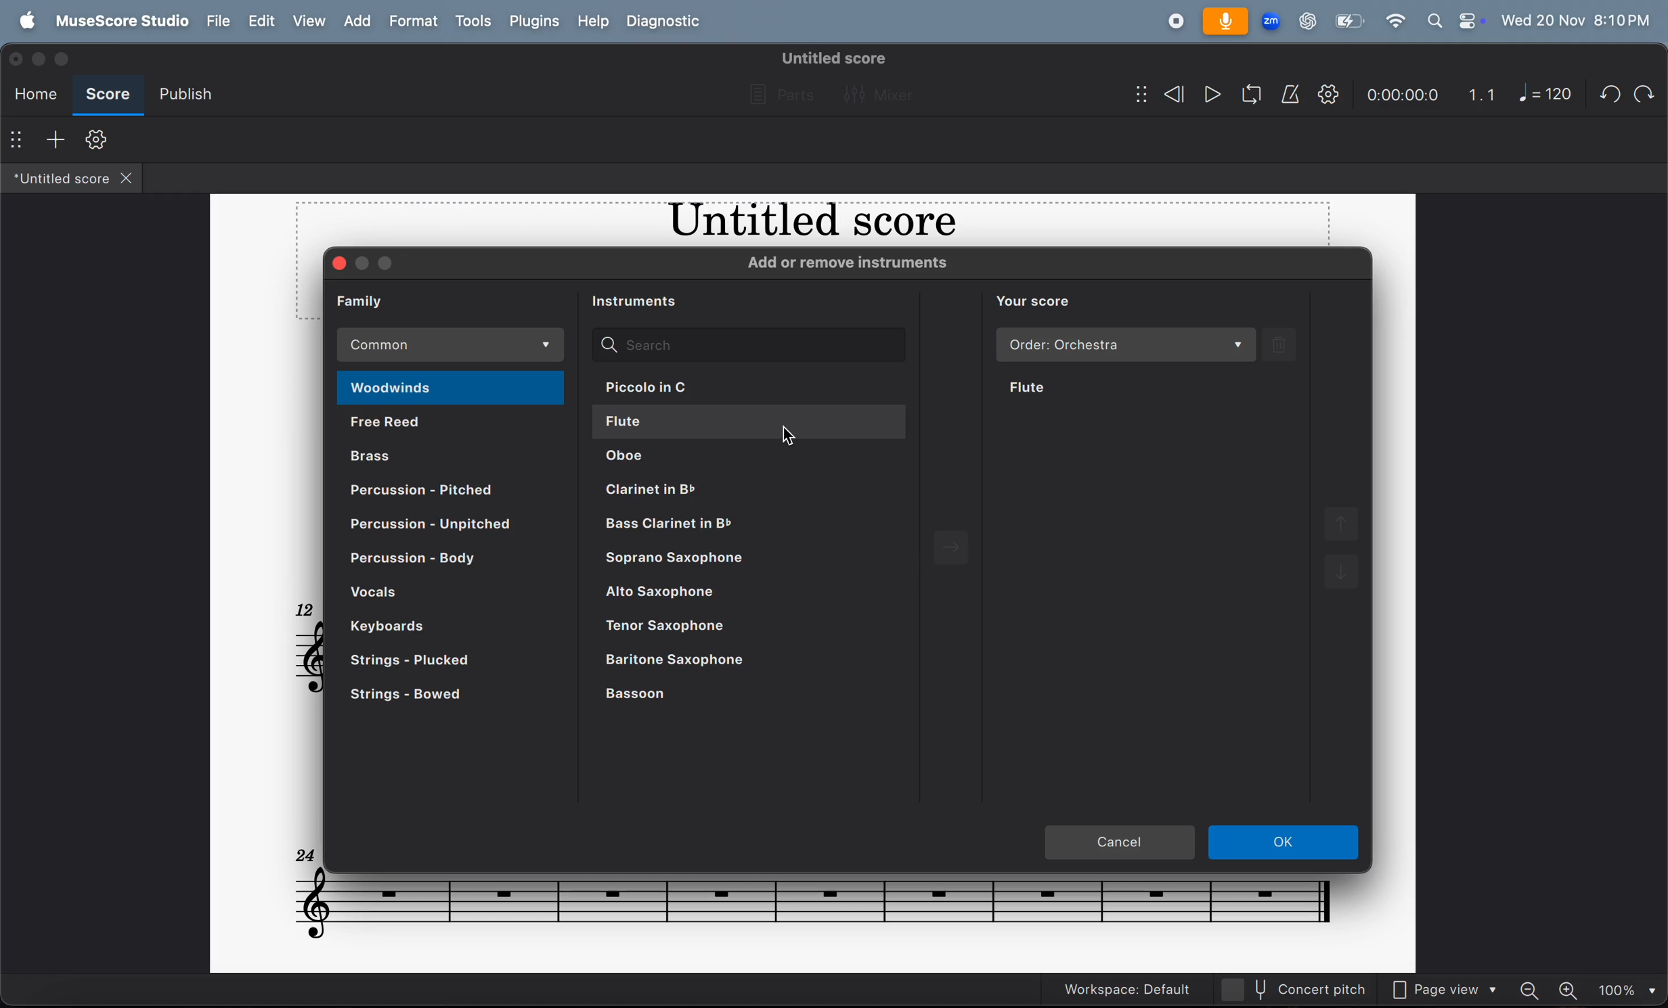 This screenshot has width=1668, height=1008. I want to click on metronome, so click(1291, 95).